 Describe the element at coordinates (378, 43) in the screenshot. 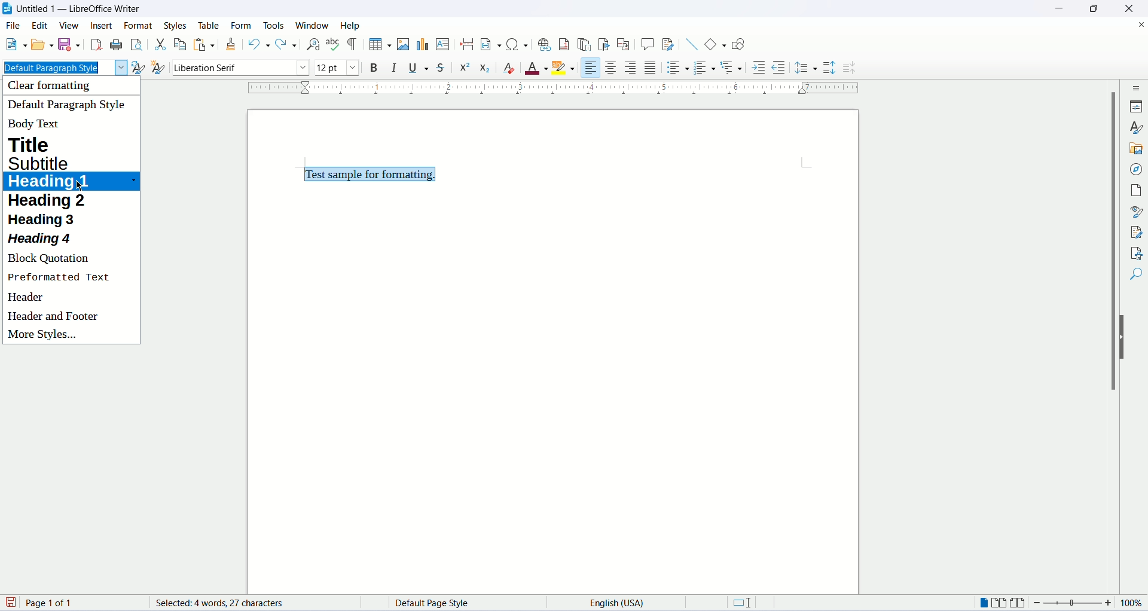

I see `insert table` at that location.